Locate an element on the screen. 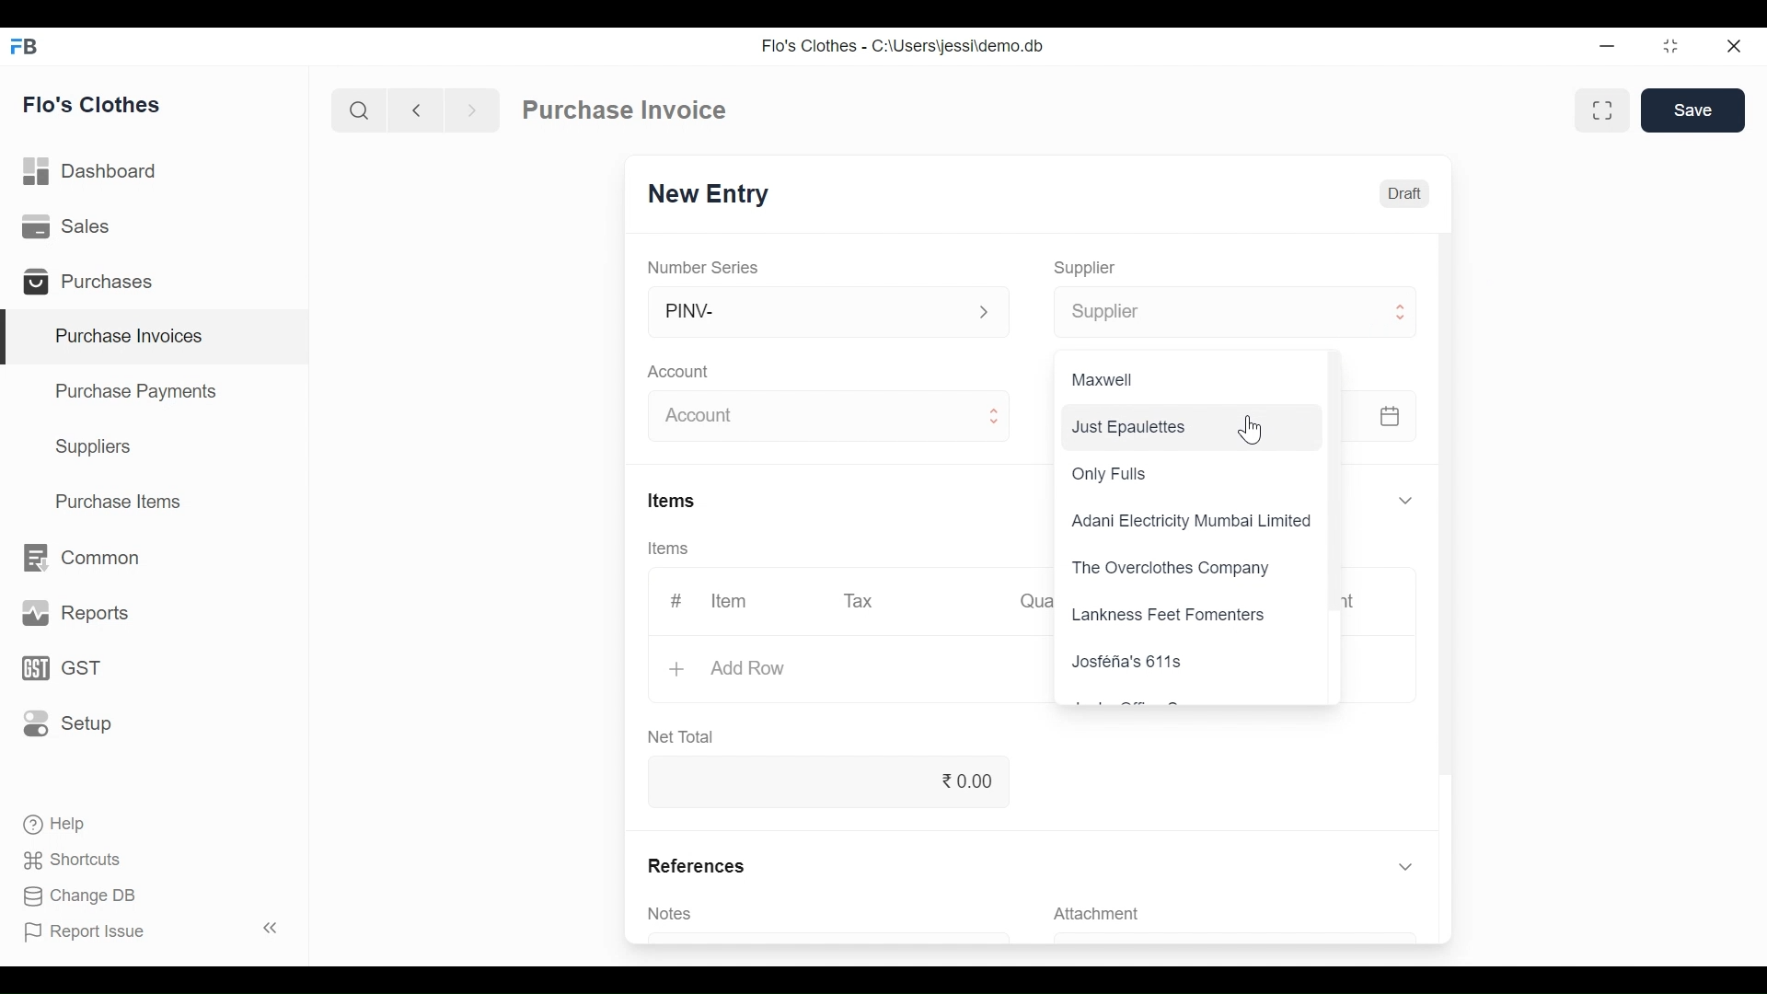 The height and width of the screenshot is (994, 1767). Draft is located at coordinates (1404, 192).